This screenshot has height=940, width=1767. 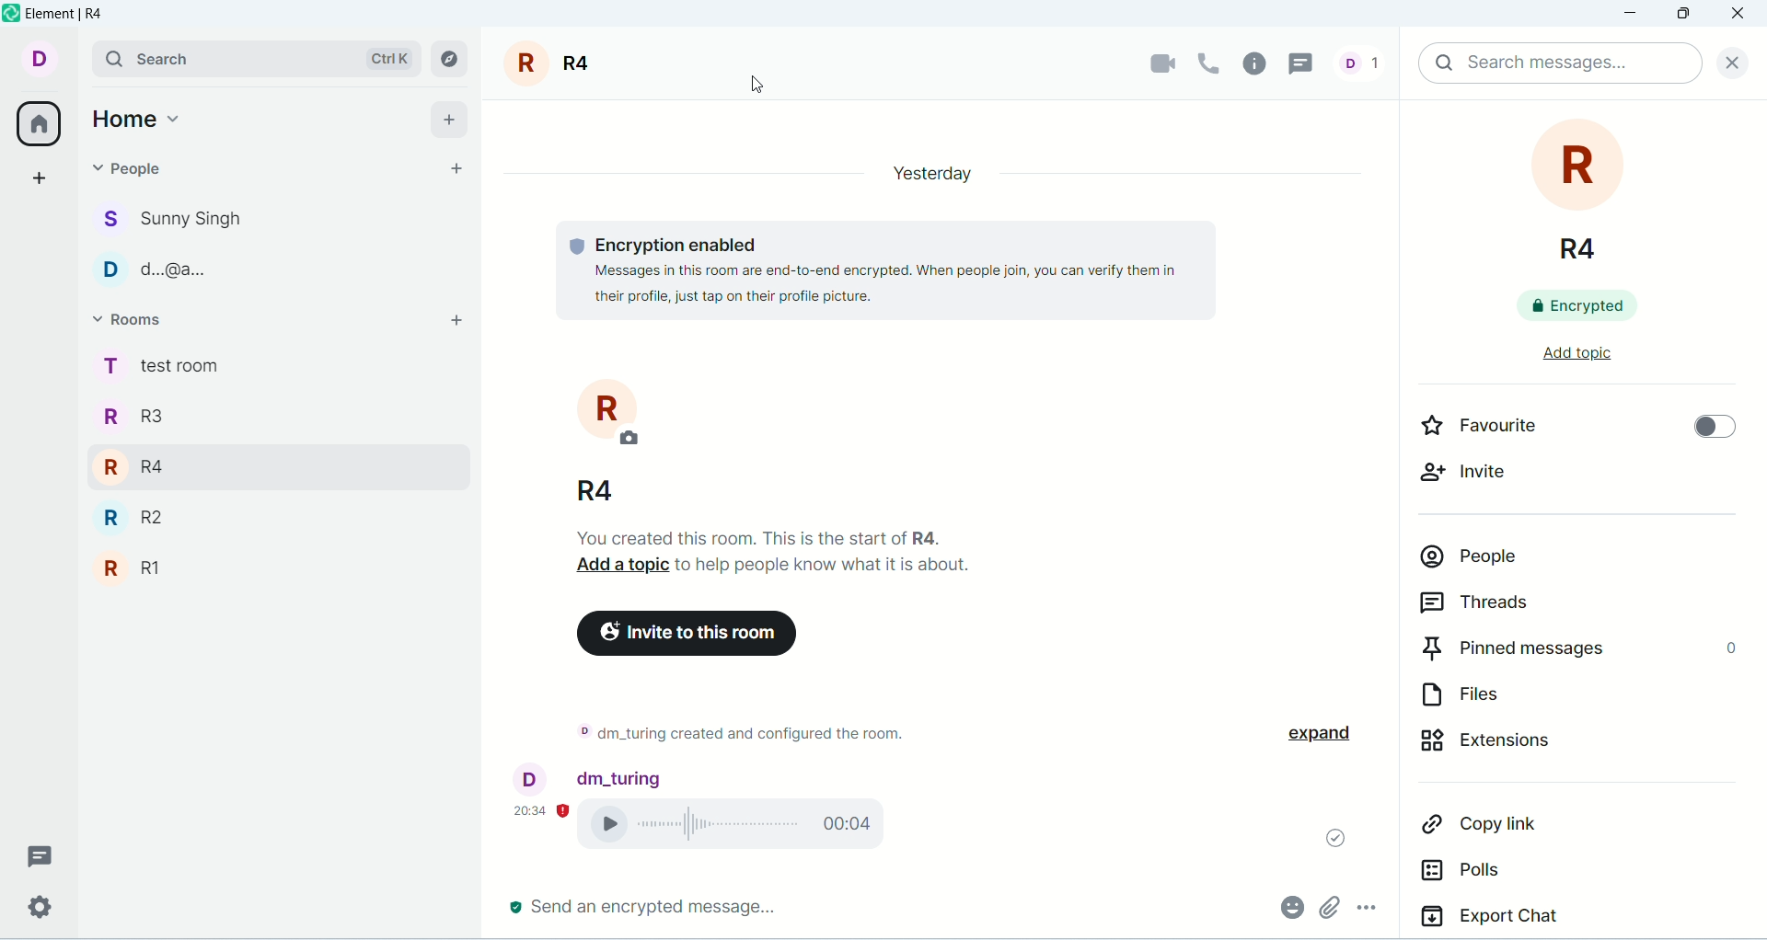 I want to click on people, so click(x=1366, y=62).